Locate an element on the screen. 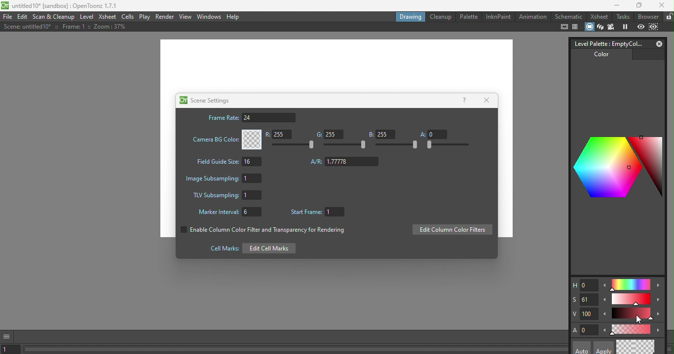  V is located at coordinates (585, 314).